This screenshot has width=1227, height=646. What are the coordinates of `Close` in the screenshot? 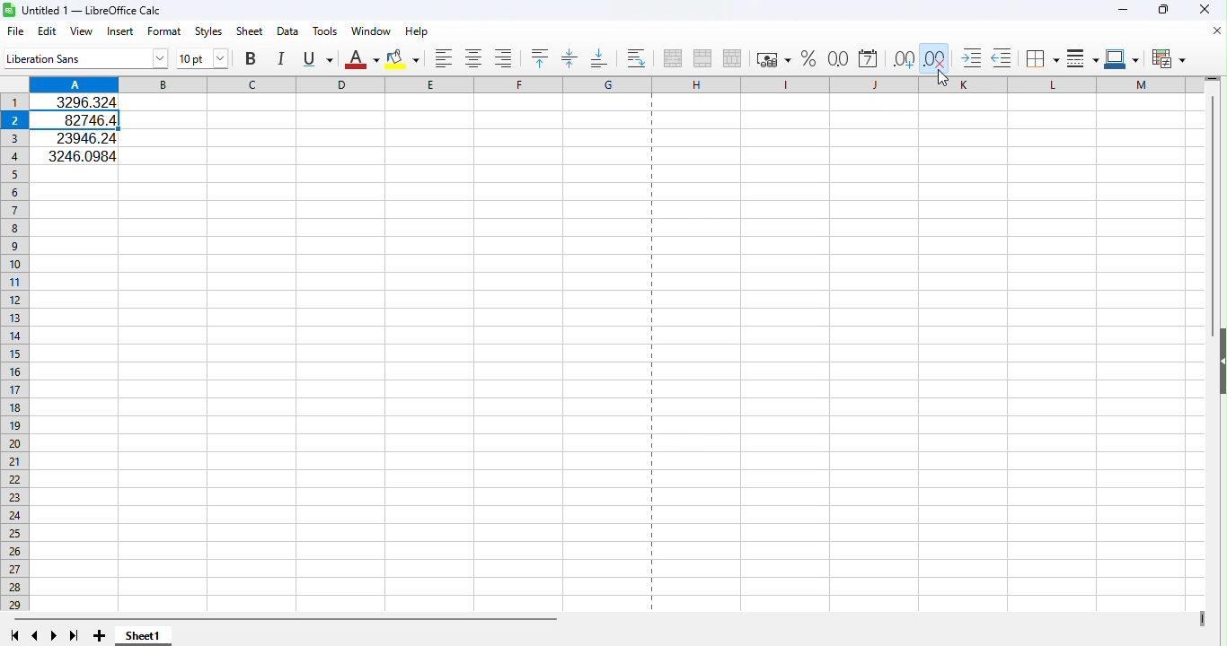 It's located at (1207, 12).